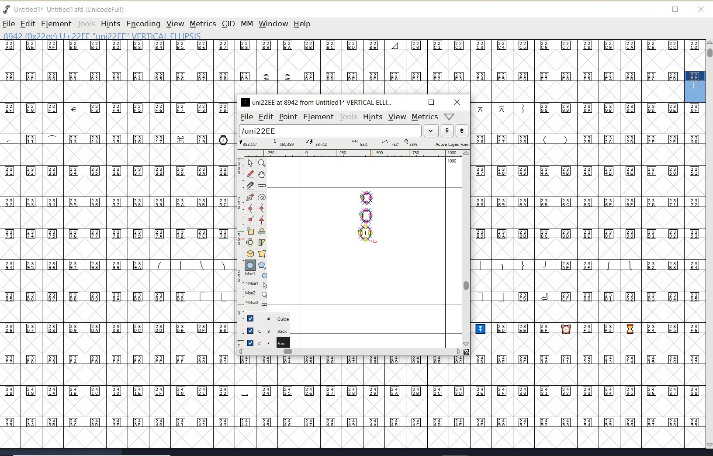  What do you see at coordinates (350, 154) in the screenshot?
I see `ruler` at bounding box center [350, 154].